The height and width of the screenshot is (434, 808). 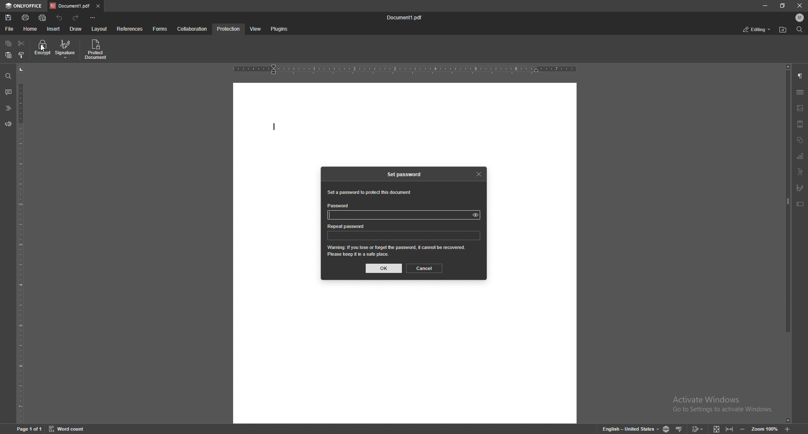 What do you see at coordinates (765, 429) in the screenshot?
I see `zoom` at bounding box center [765, 429].